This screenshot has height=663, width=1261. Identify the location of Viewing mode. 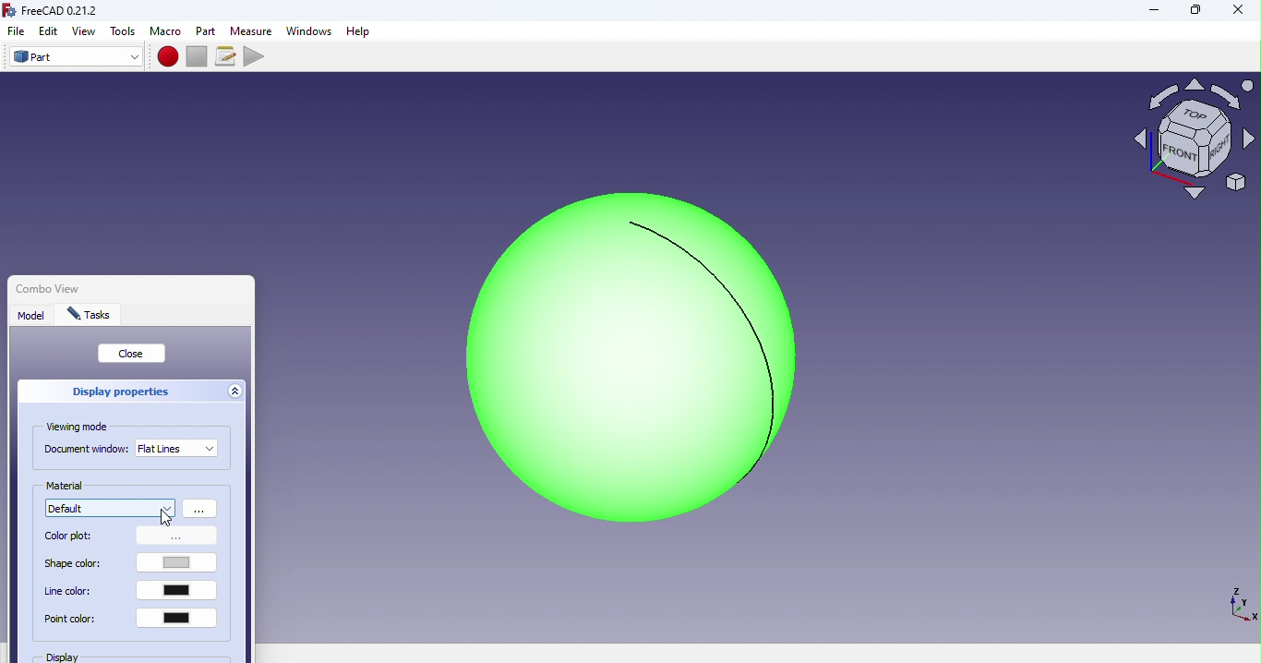
(81, 428).